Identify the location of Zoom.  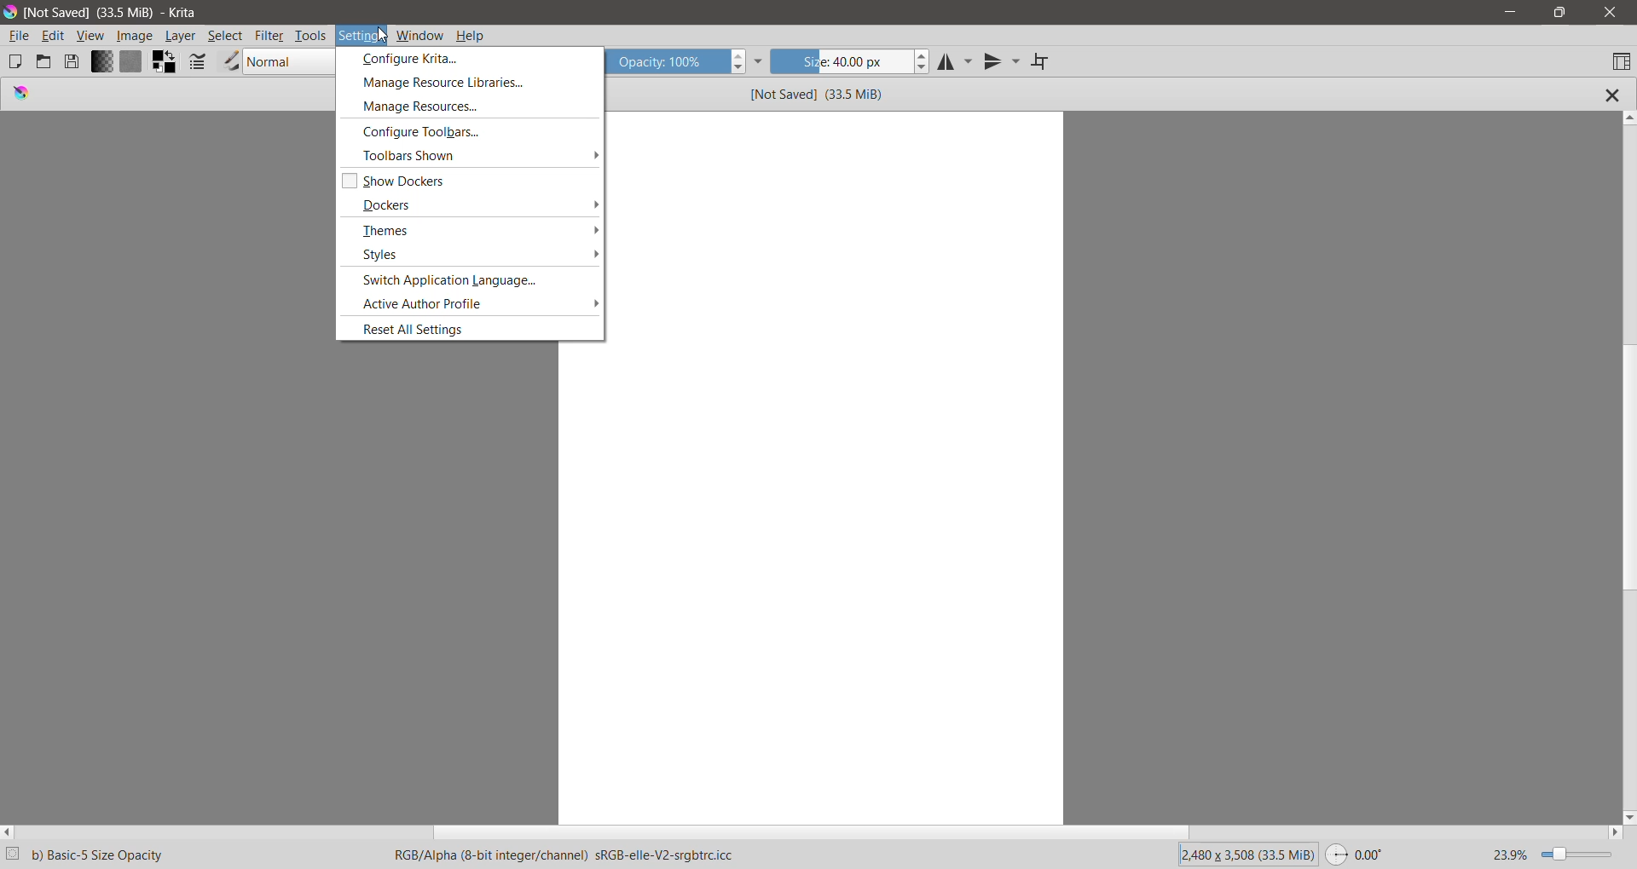
(1577, 855).